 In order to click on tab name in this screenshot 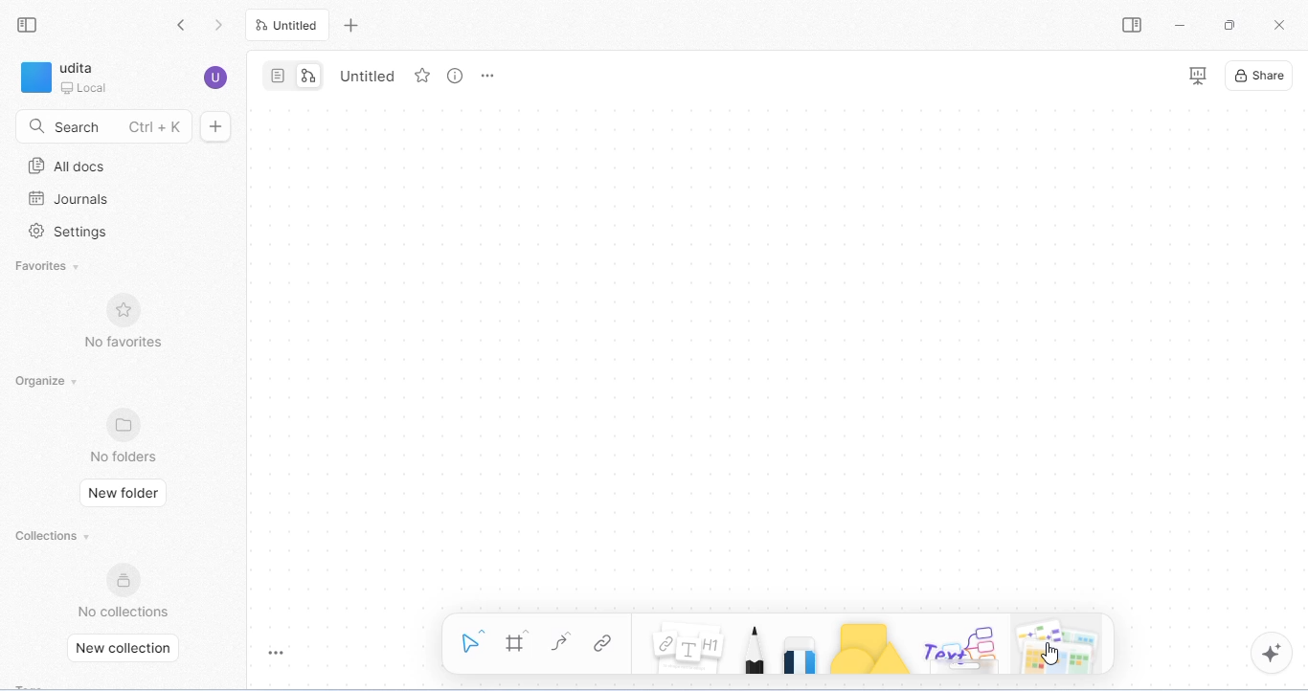, I will do `click(365, 75)`.